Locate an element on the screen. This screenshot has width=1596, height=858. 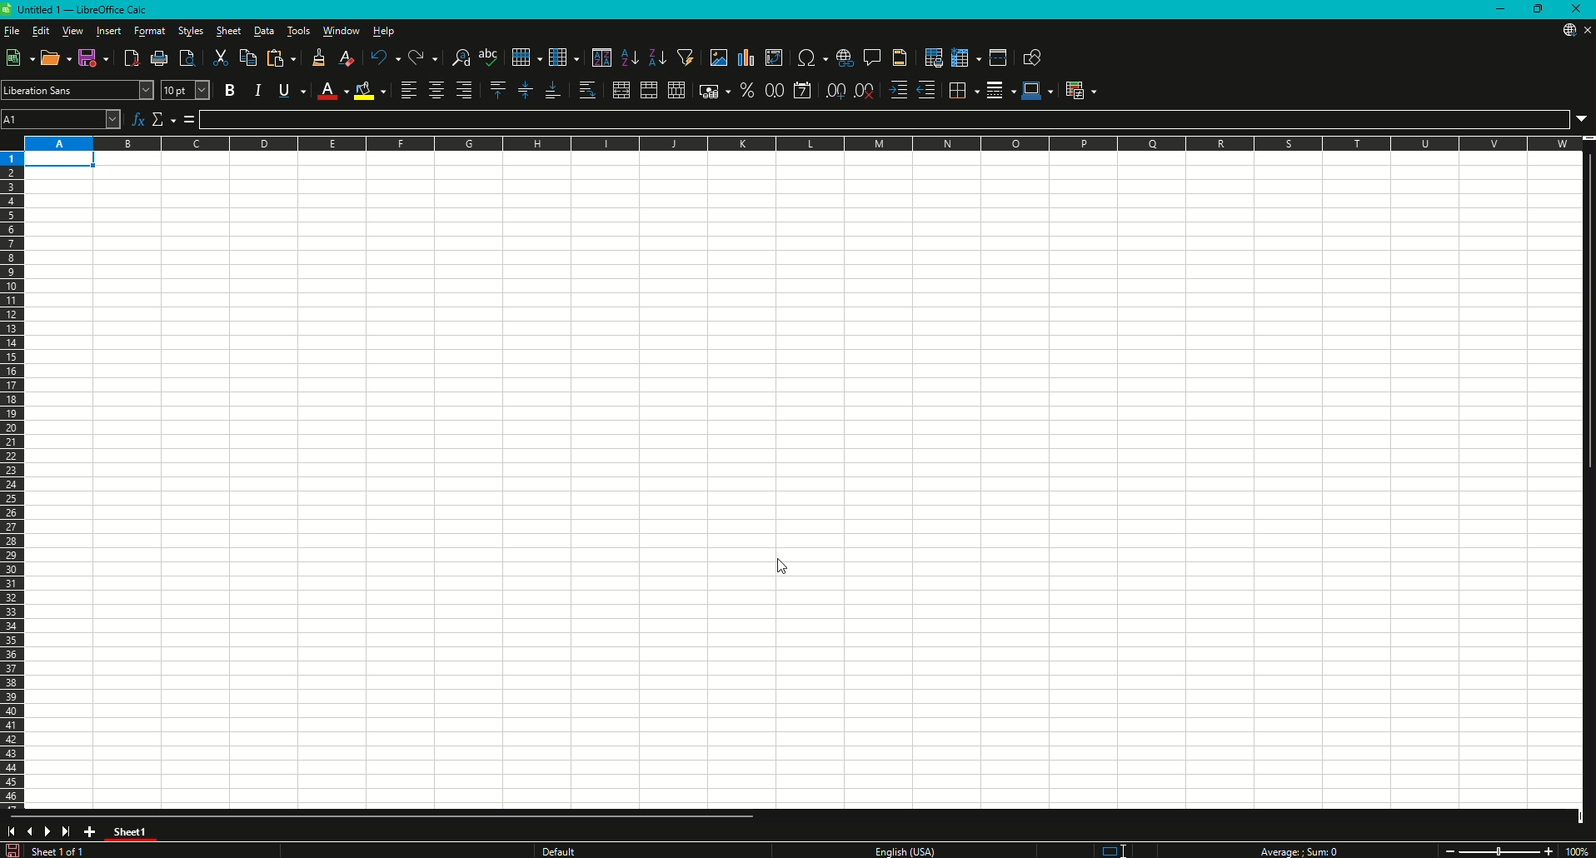
Help is located at coordinates (384, 30).